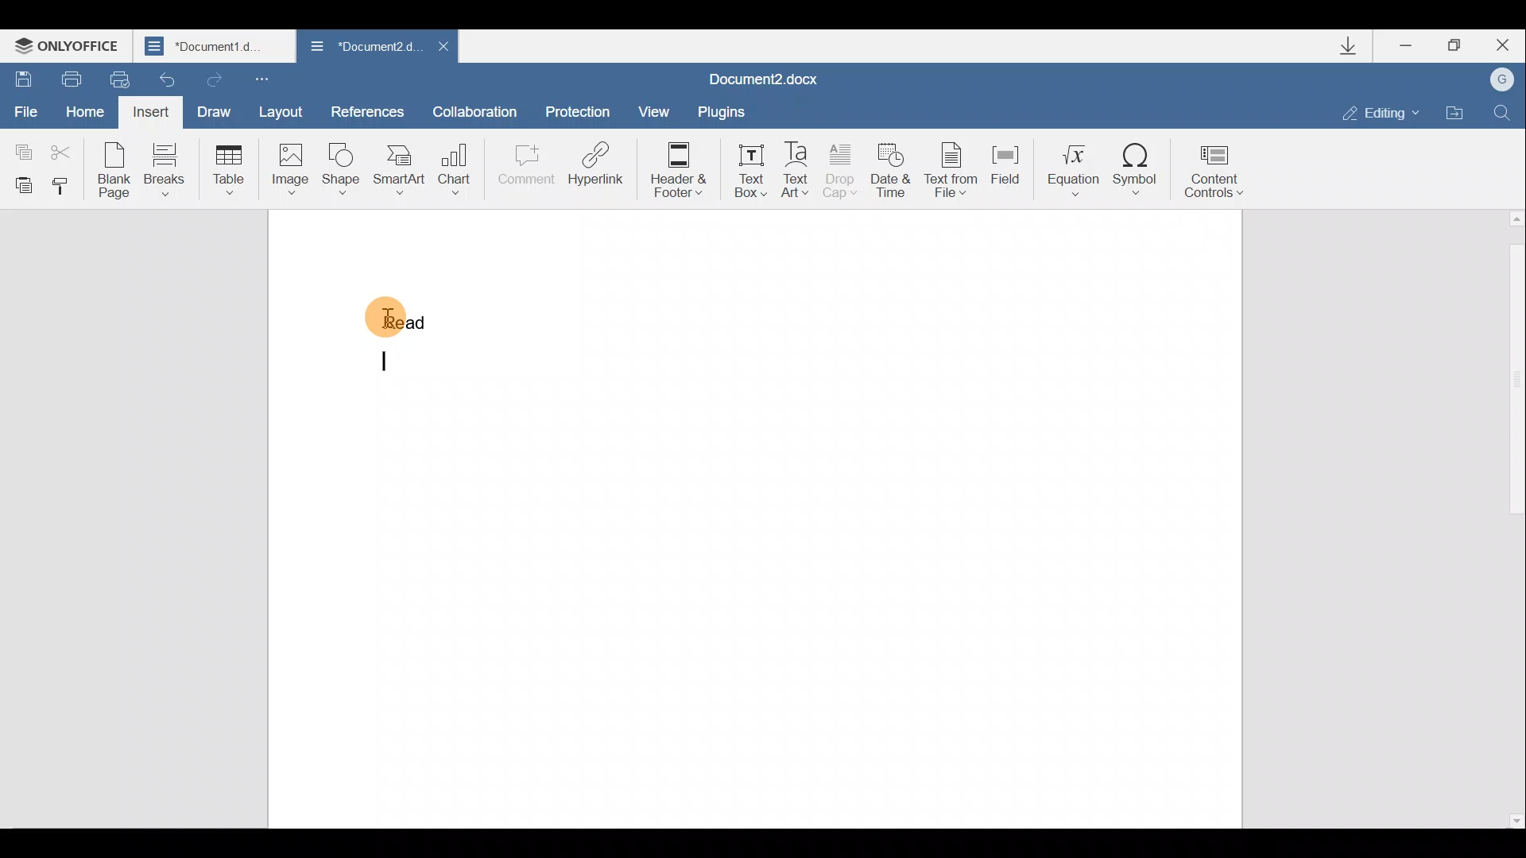 The width and height of the screenshot is (1526, 858). Describe the element at coordinates (649, 110) in the screenshot. I see `View` at that location.